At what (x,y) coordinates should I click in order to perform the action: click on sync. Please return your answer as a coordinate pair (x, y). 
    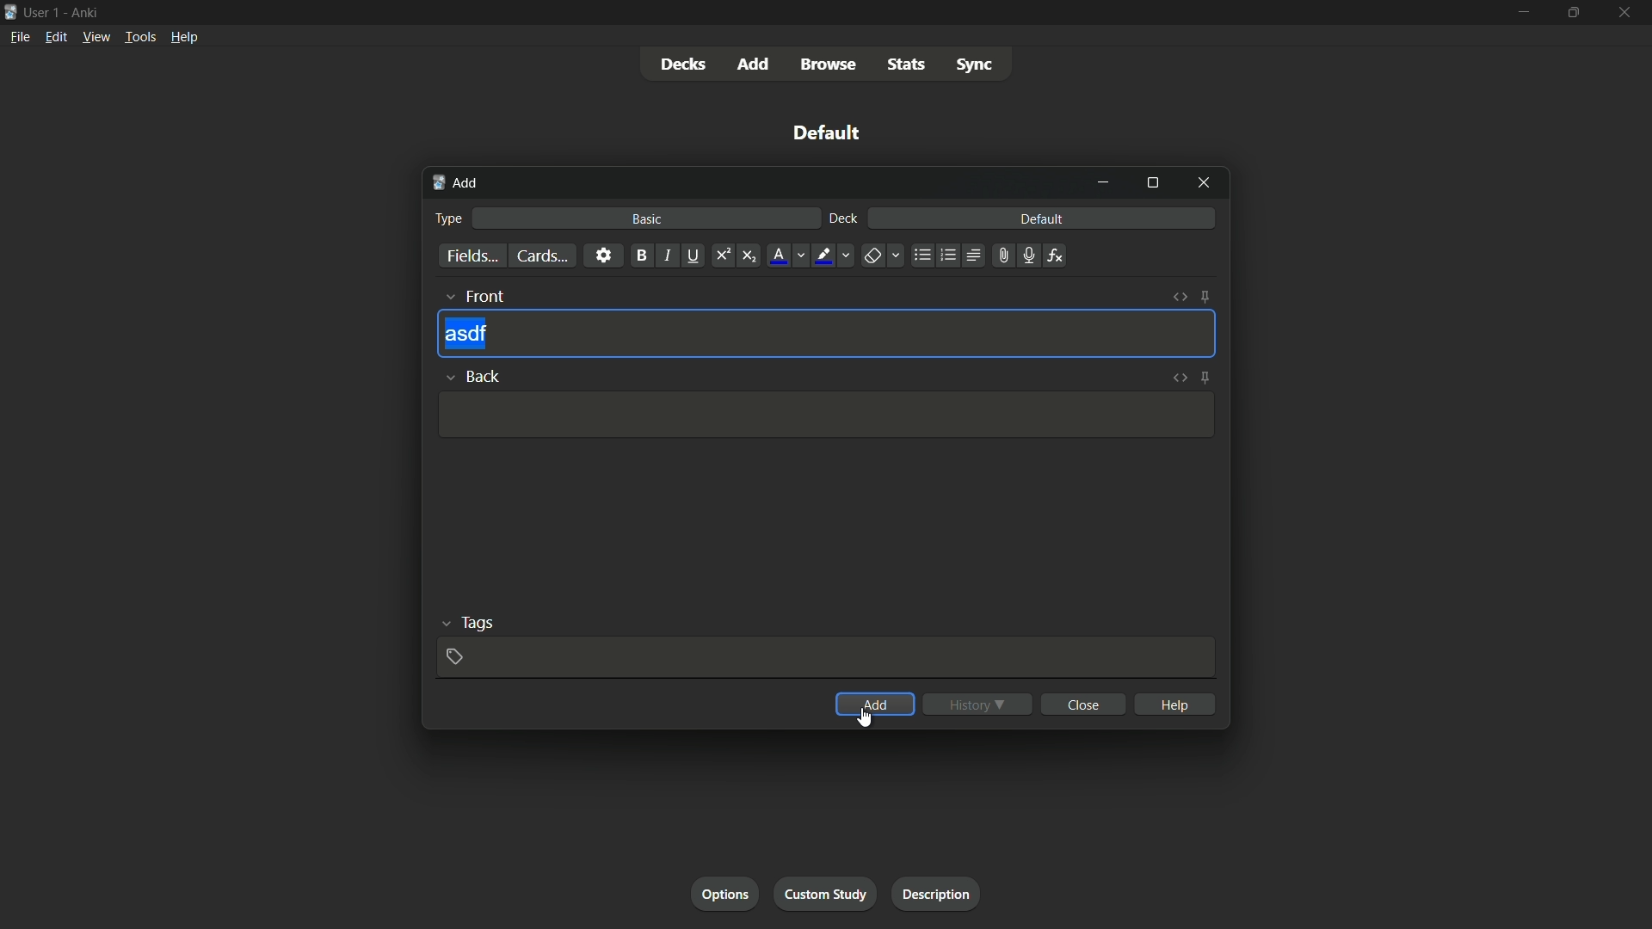
    Looking at the image, I should click on (975, 65).